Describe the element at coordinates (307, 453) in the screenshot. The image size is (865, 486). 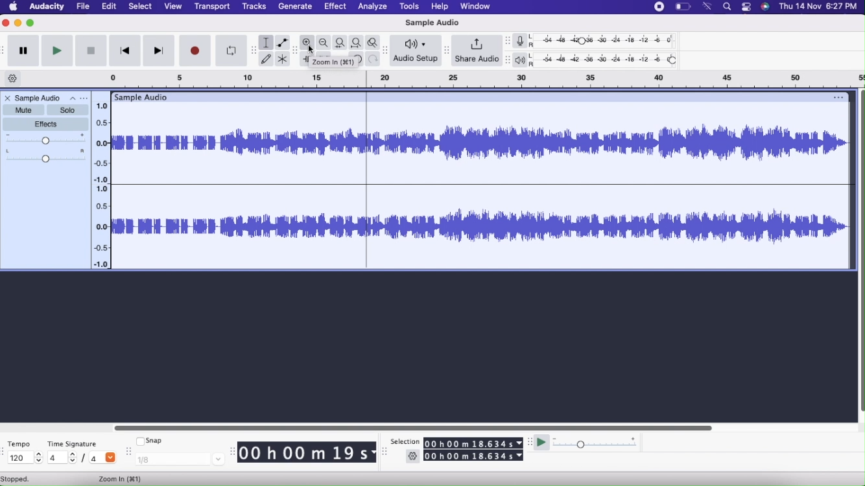
I see `00 h 00 m 19 s` at that location.